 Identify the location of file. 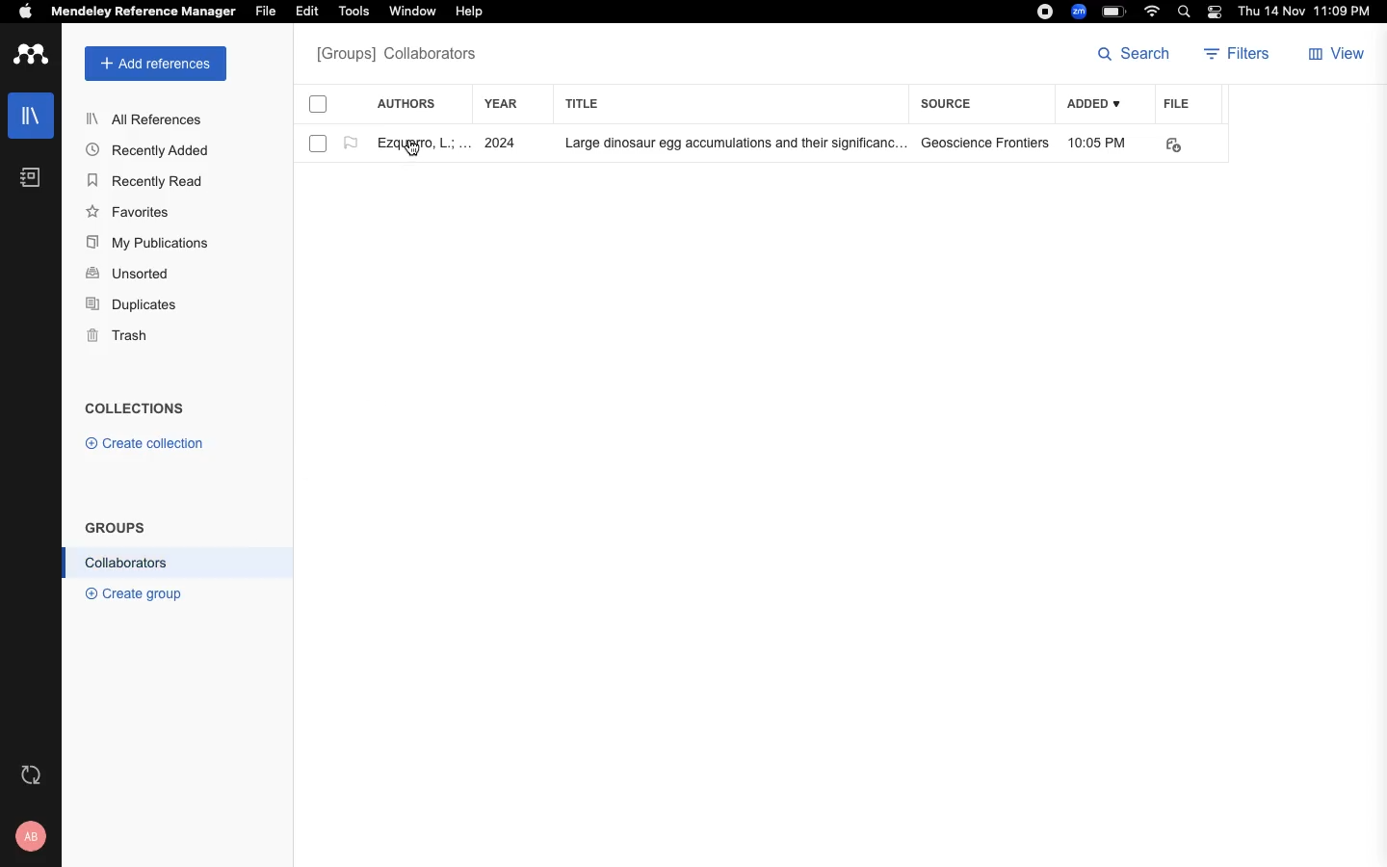
(1191, 105).